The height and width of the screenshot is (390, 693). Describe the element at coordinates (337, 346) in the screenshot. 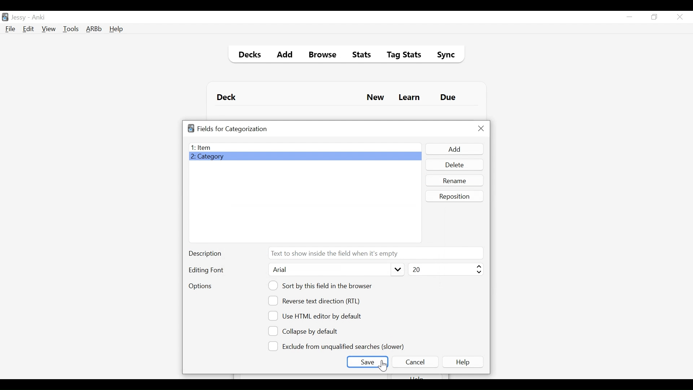

I see `(un)select Exclude from unqualified searches` at that location.